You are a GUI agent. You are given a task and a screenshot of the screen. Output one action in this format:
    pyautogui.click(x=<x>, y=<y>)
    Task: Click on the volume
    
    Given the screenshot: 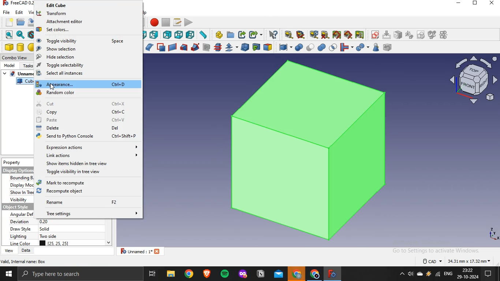 What is the action you would take?
    pyautogui.click(x=410, y=274)
    